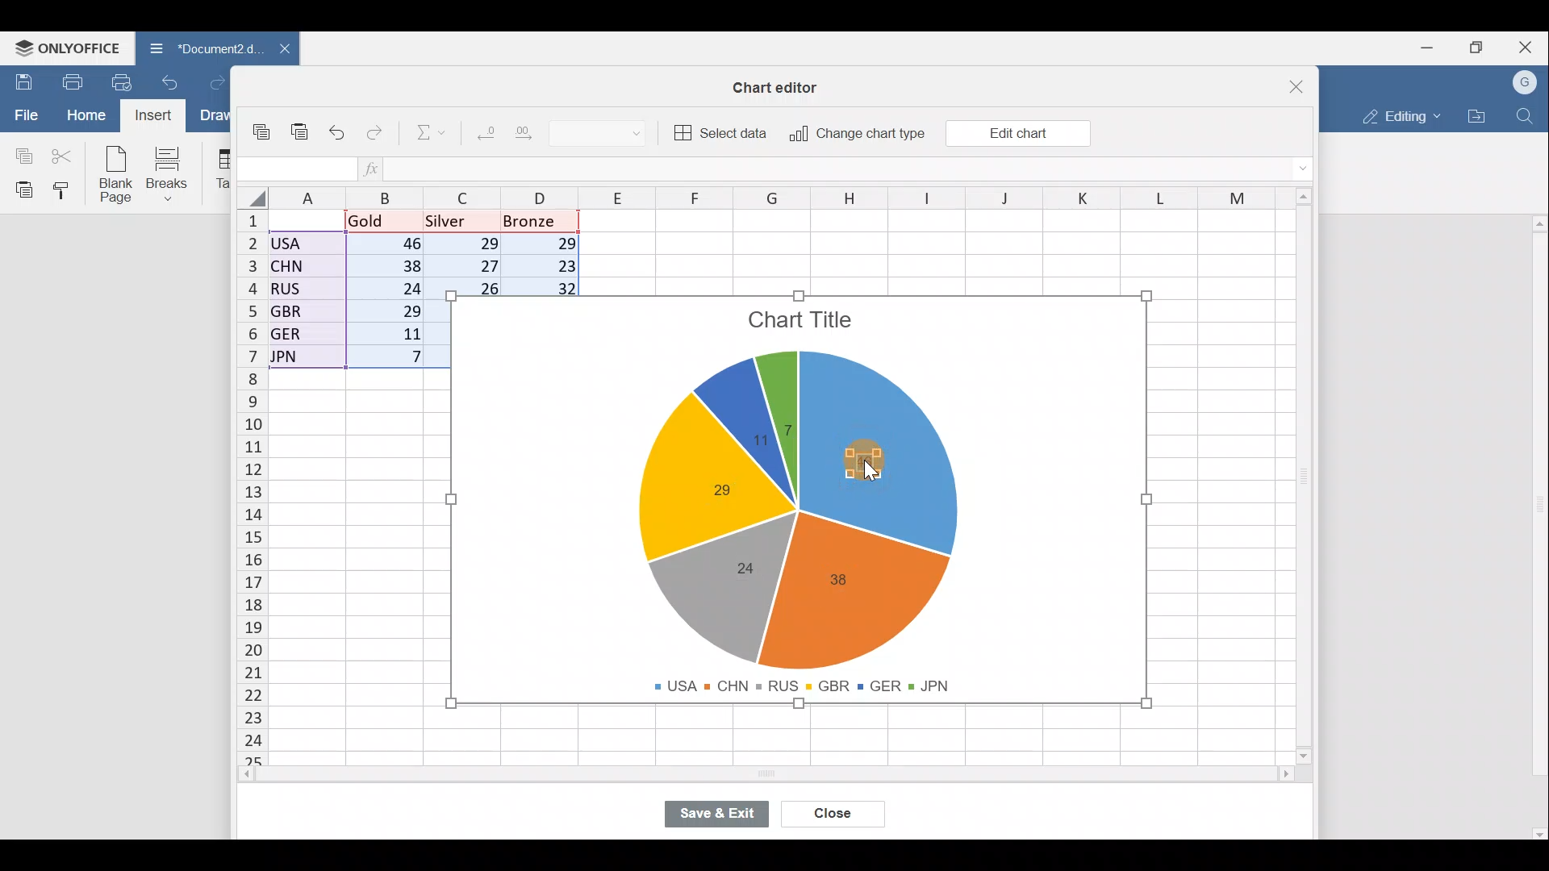 This screenshot has height=871, width=1549. I want to click on Minimize, so click(1433, 46).